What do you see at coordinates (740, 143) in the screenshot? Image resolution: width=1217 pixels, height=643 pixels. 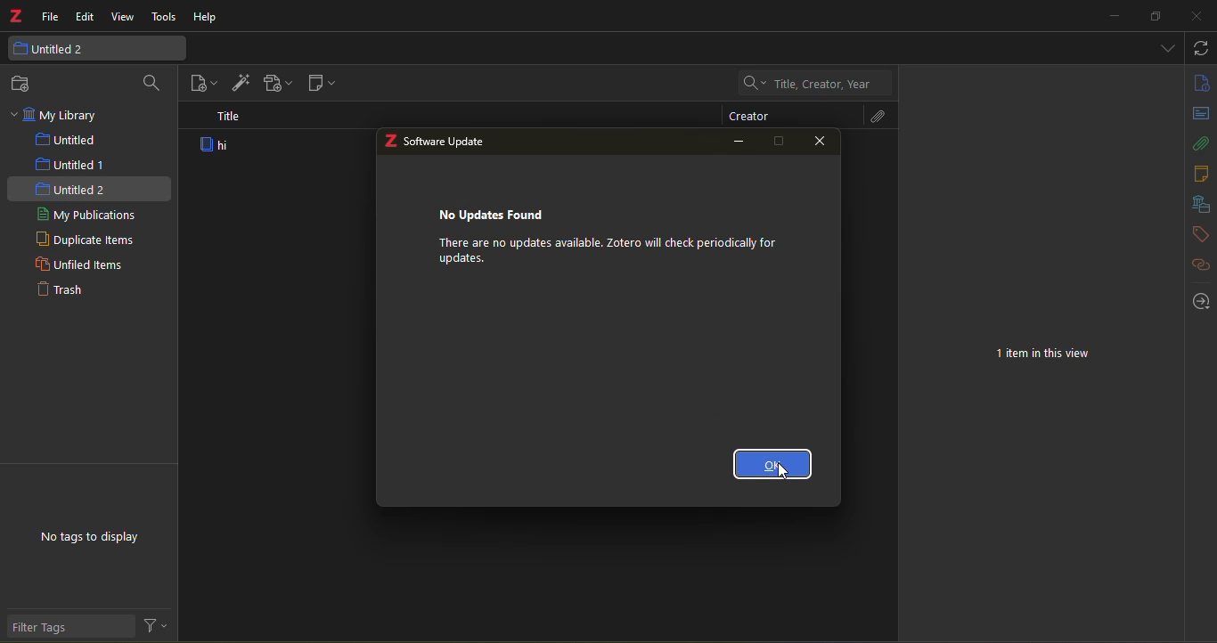 I see `minimize` at bounding box center [740, 143].